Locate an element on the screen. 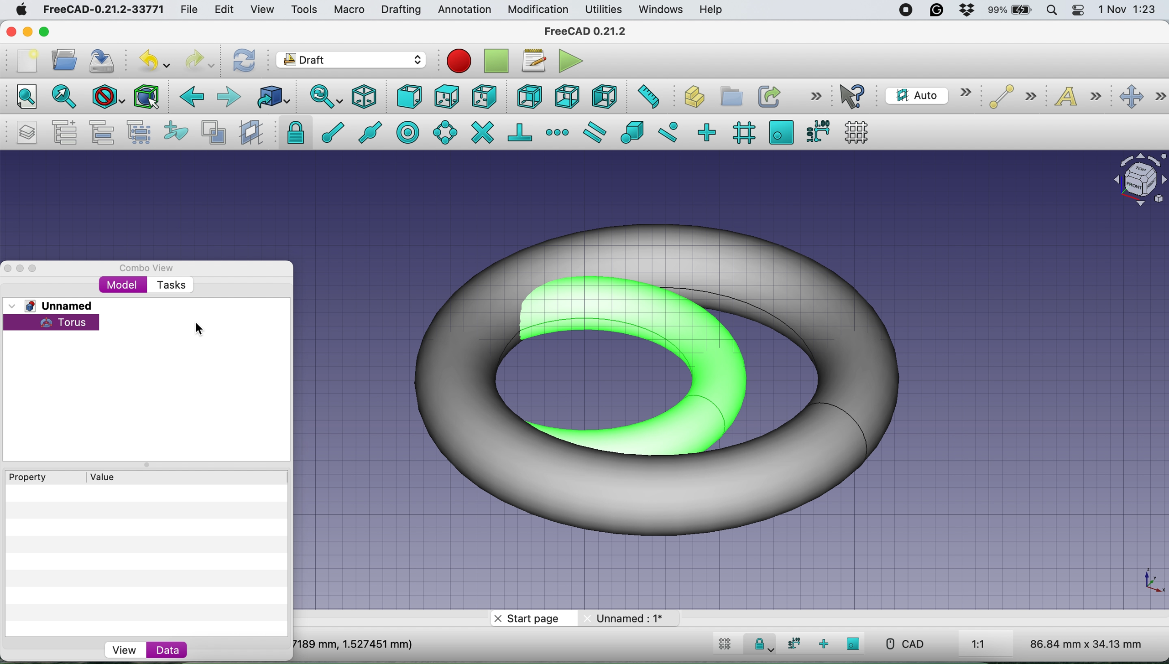 The width and height of the screenshot is (1169, 664). move is located at coordinates (1142, 97).